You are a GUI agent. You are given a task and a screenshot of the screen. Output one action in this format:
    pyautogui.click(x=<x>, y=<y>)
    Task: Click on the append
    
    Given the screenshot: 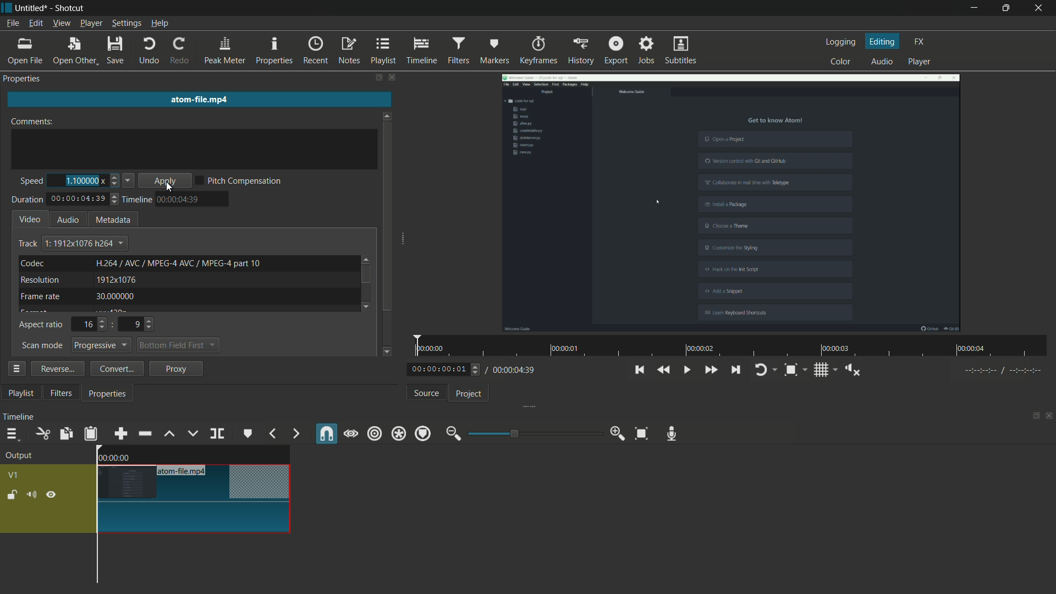 What is the action you would take?
    pyautogui.click(x=120, y=434)
    